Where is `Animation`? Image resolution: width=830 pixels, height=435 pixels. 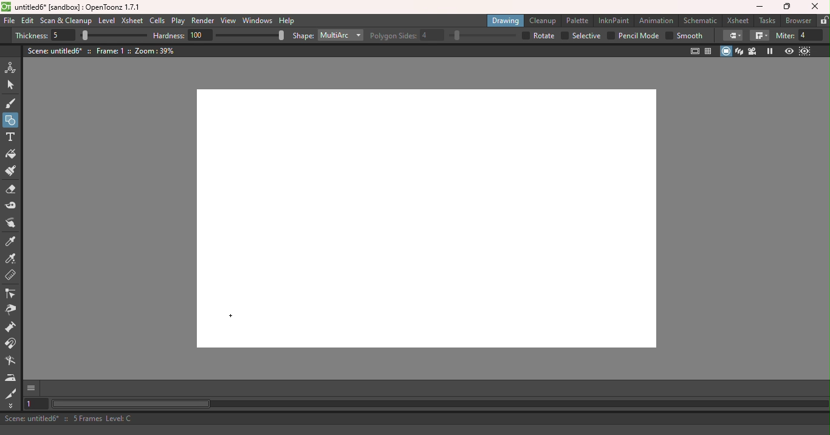 Animation is located at coordinates (656, 19).